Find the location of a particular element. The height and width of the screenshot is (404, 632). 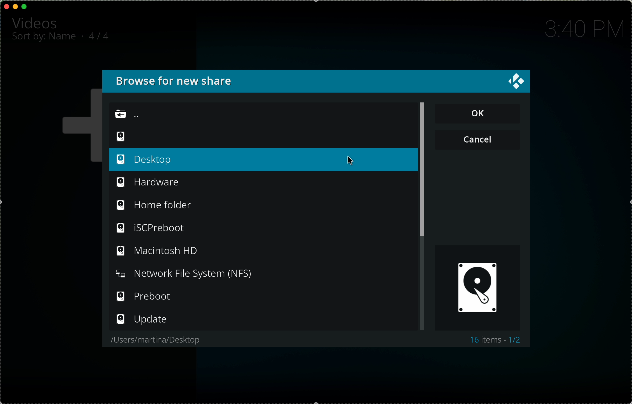

cancel is located at coordinates (478, 139).